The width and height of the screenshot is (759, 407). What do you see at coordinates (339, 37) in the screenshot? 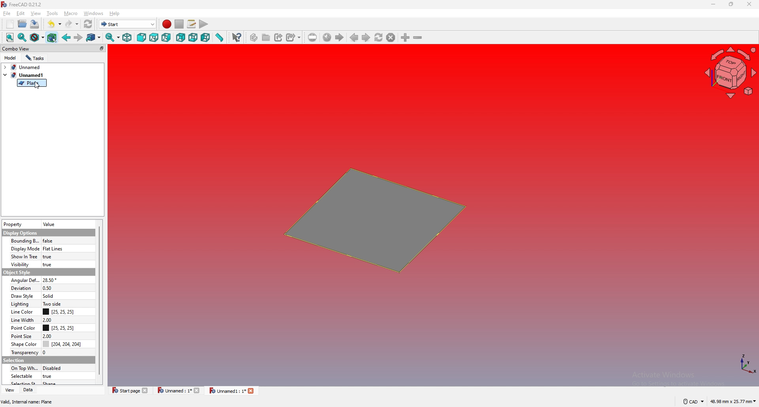
I see `start page` at bounding box center [339, 37].